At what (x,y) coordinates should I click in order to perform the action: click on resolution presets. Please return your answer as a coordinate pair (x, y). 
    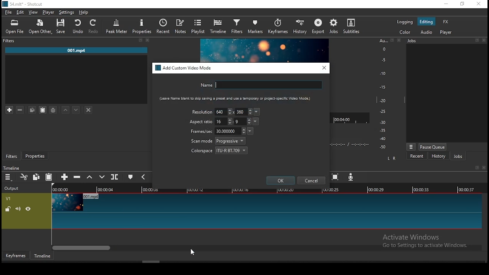
    Looking at the image, I should click on (257, 112).